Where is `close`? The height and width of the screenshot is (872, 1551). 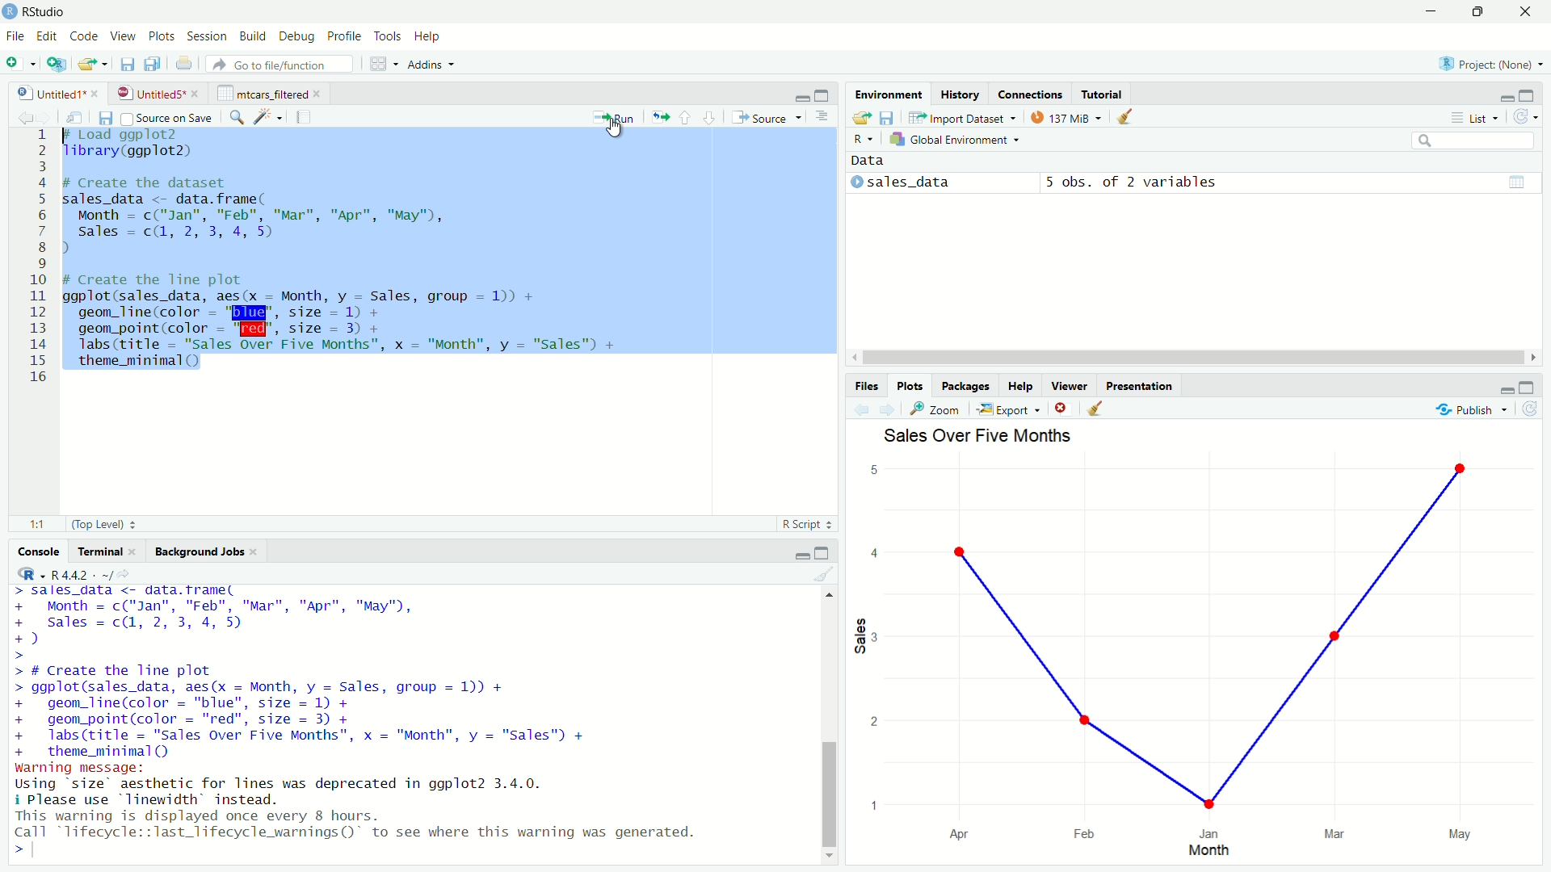
close is located at coordinates (256, 551).